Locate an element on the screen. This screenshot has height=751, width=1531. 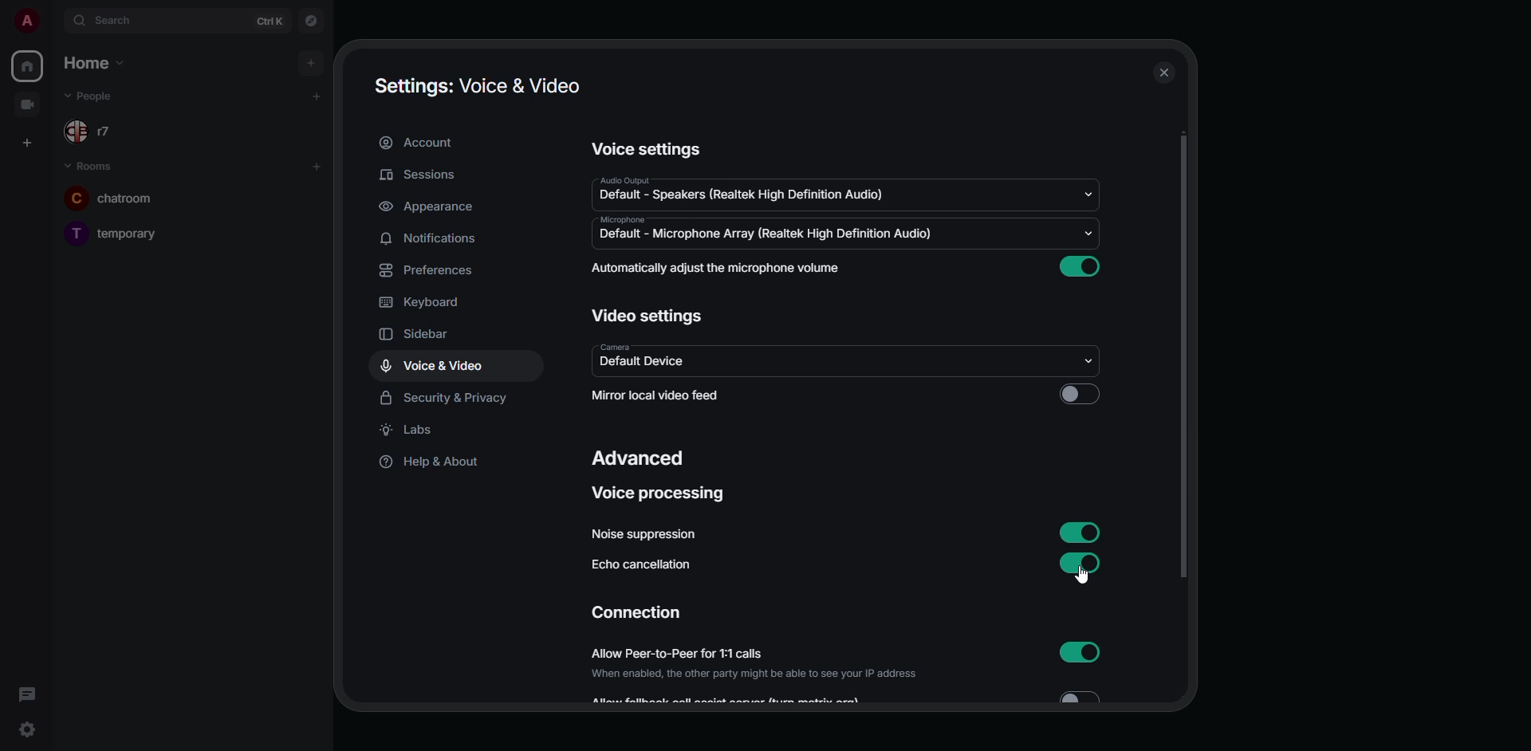
noise suppression is located at coordinates (647, 533).